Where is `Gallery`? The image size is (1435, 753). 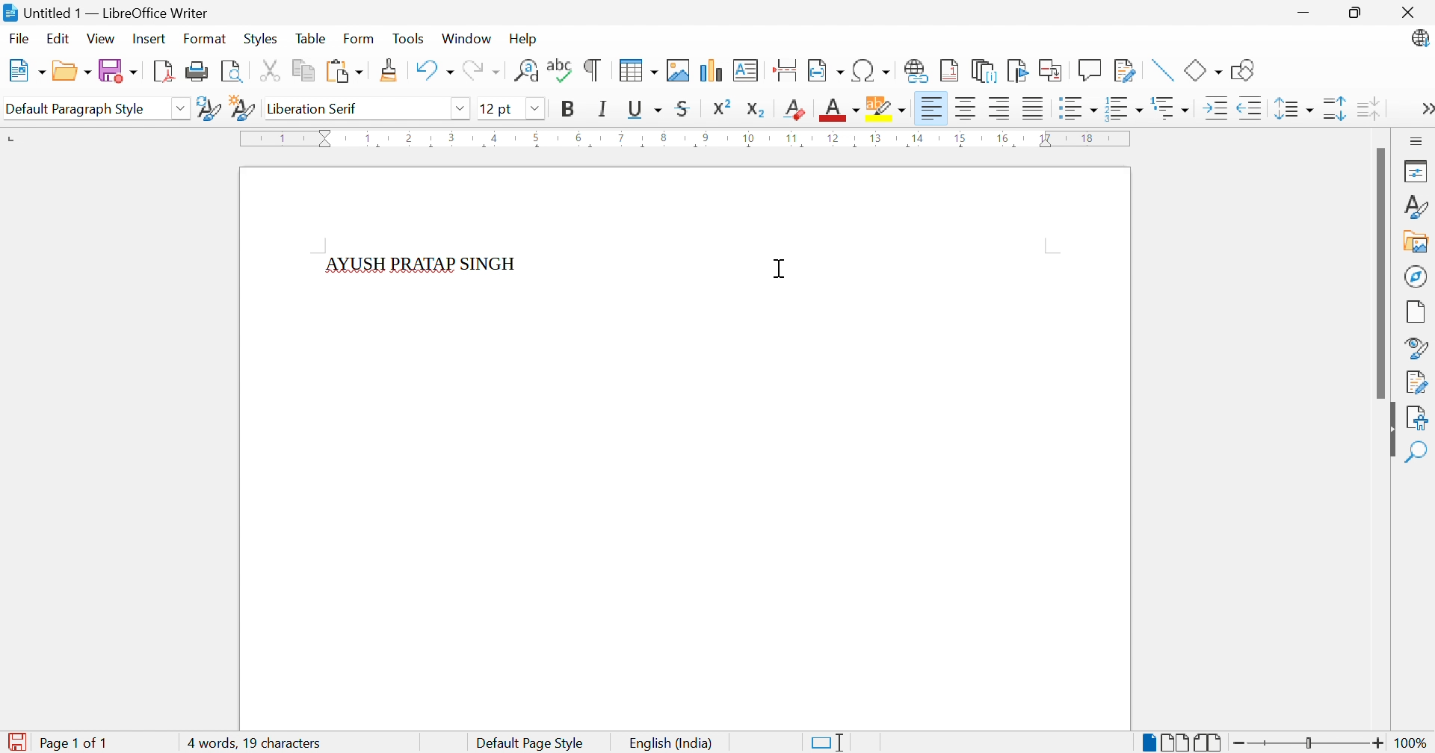
Gallery is located at coordinates (1416, 243).